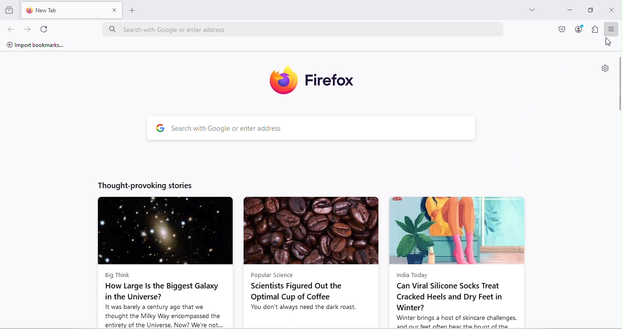 This screenshot has height=329, width=622. Describe the element at coordinates (11, 29) in the screenshot. I see `Go back one page` at that location.